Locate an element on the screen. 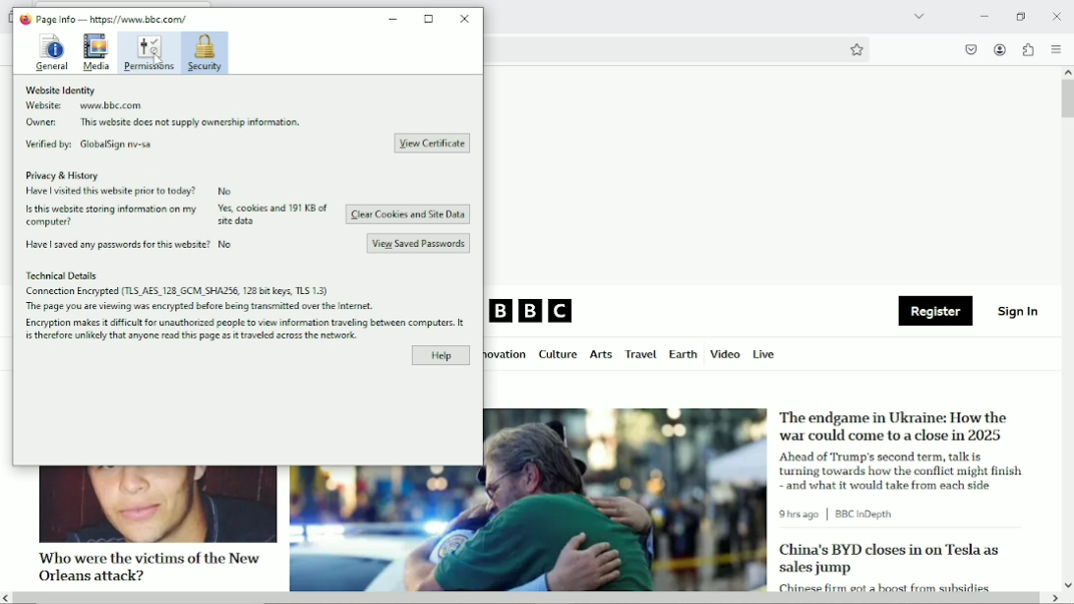  close is located at coordinates (1056, 15).